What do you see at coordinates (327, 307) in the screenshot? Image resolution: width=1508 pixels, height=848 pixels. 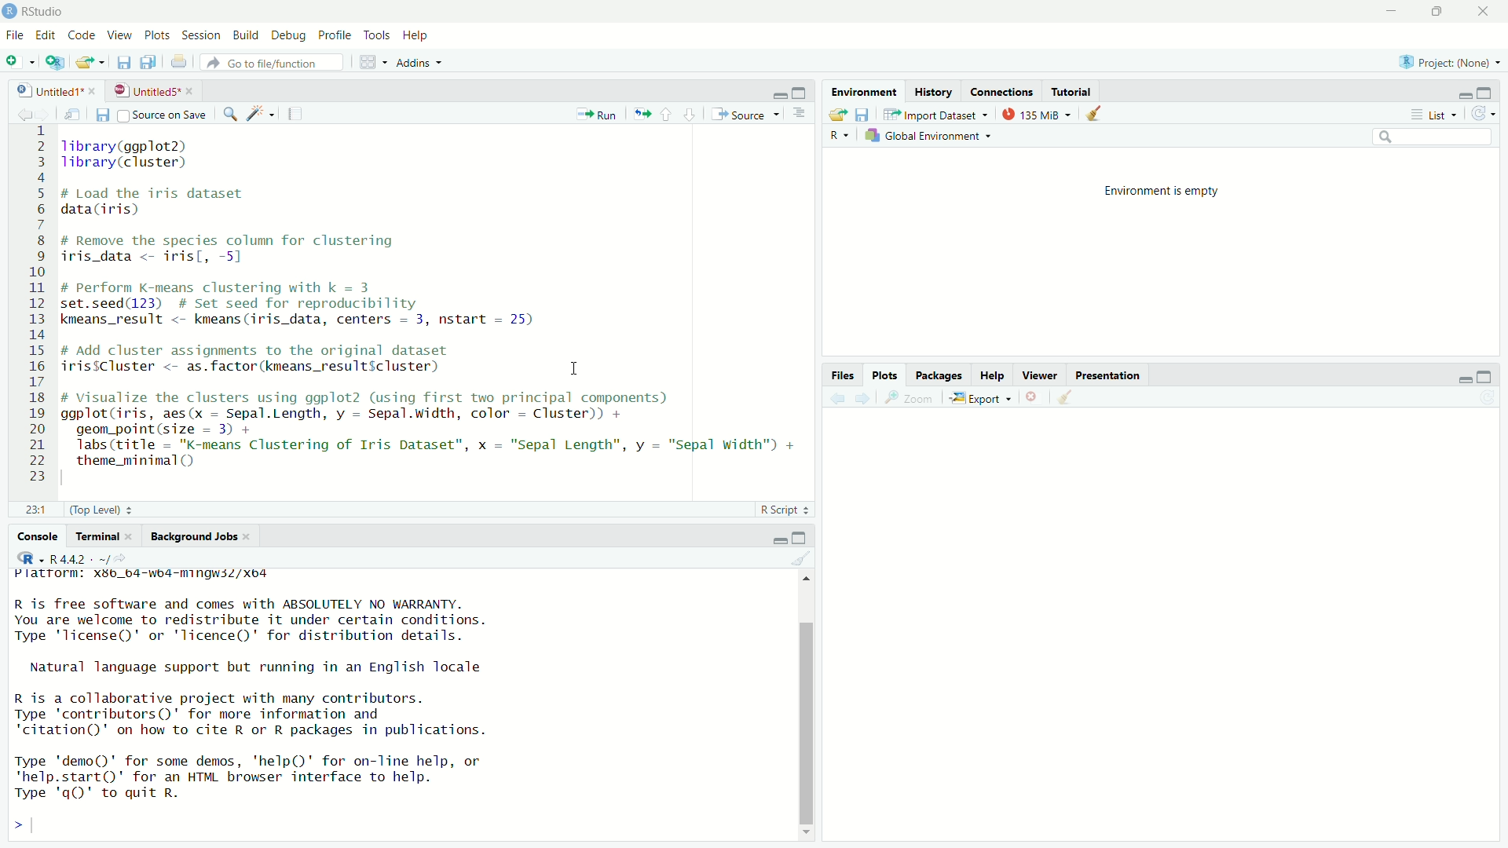 I see `# Perform K-means clustering with k = 3   set.seed(123) # Set seed for reproducibility   kmeans_result <- kmeans(iris_data, centers = 3, nstart = 25)` at bounding box center [327, 307].